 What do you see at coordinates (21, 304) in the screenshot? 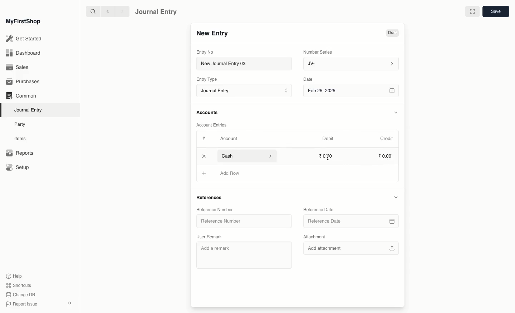
I see `Report Issue` at bounding box center [21, 304].